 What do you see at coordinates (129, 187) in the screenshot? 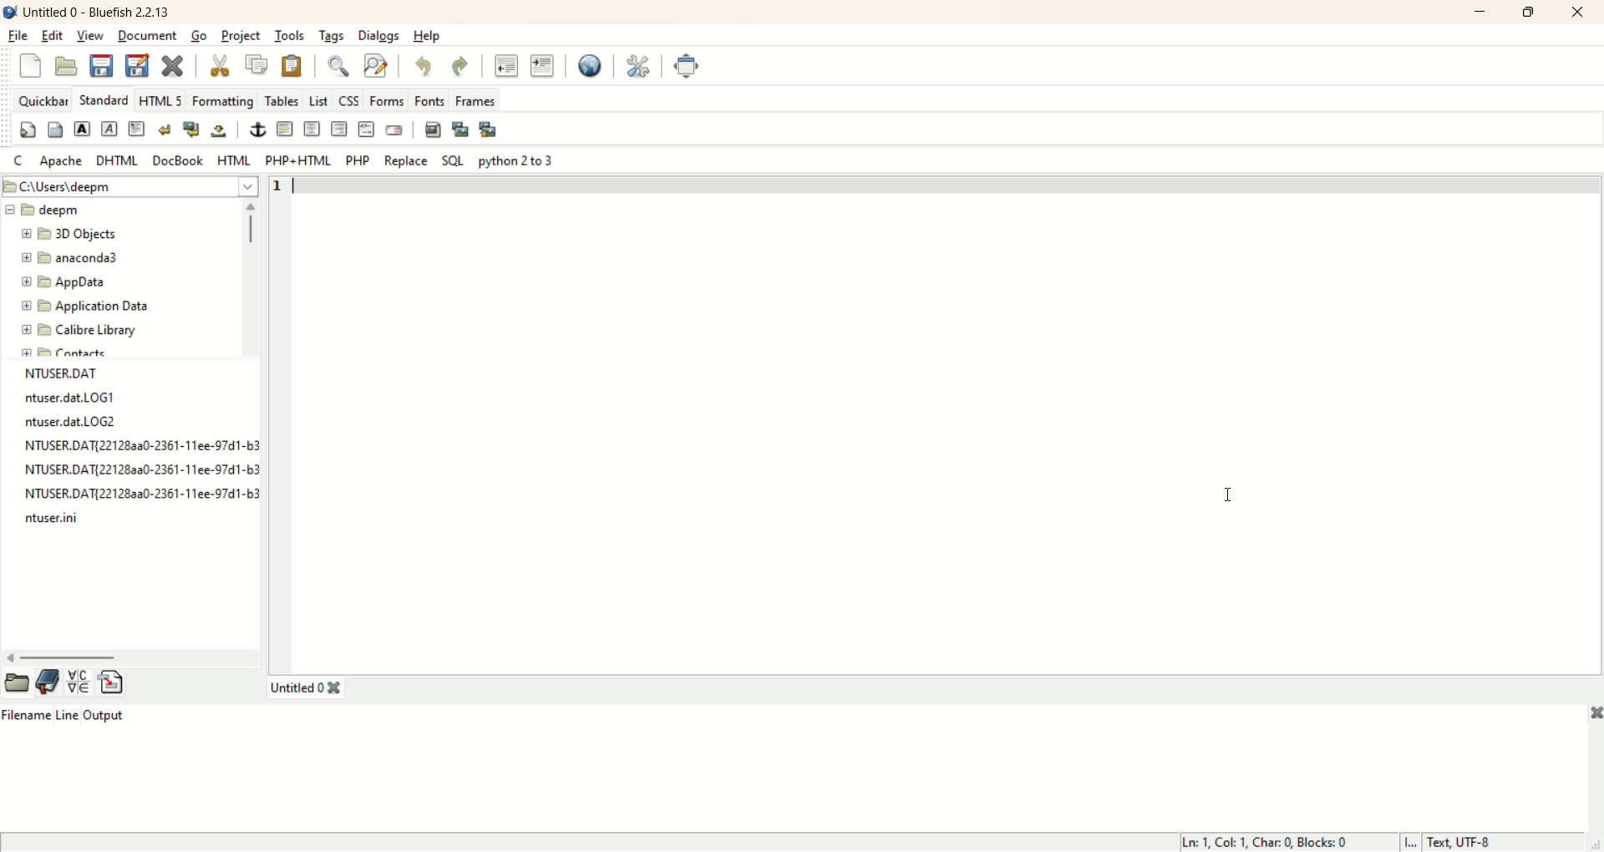
I see `location` at bounding box center [129, 187].